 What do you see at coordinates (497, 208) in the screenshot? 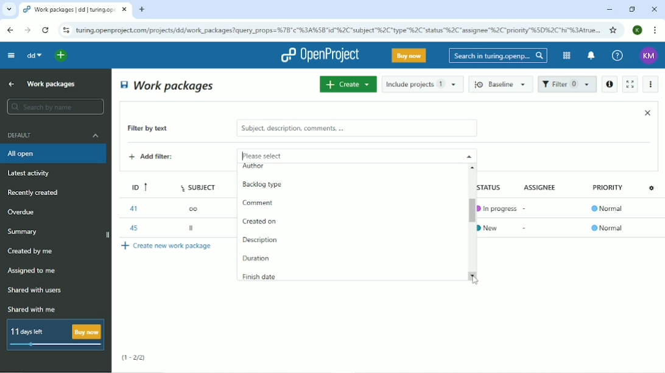
I see `In progress` at bounding box center [497, 208].